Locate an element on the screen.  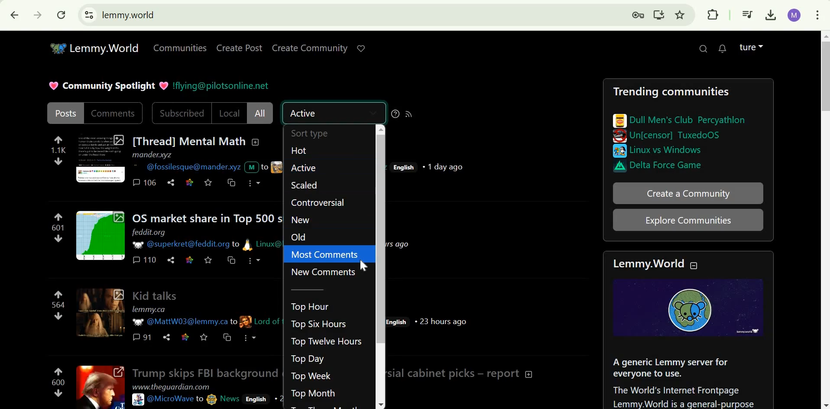
Create post is located at coordinates (240, 48).